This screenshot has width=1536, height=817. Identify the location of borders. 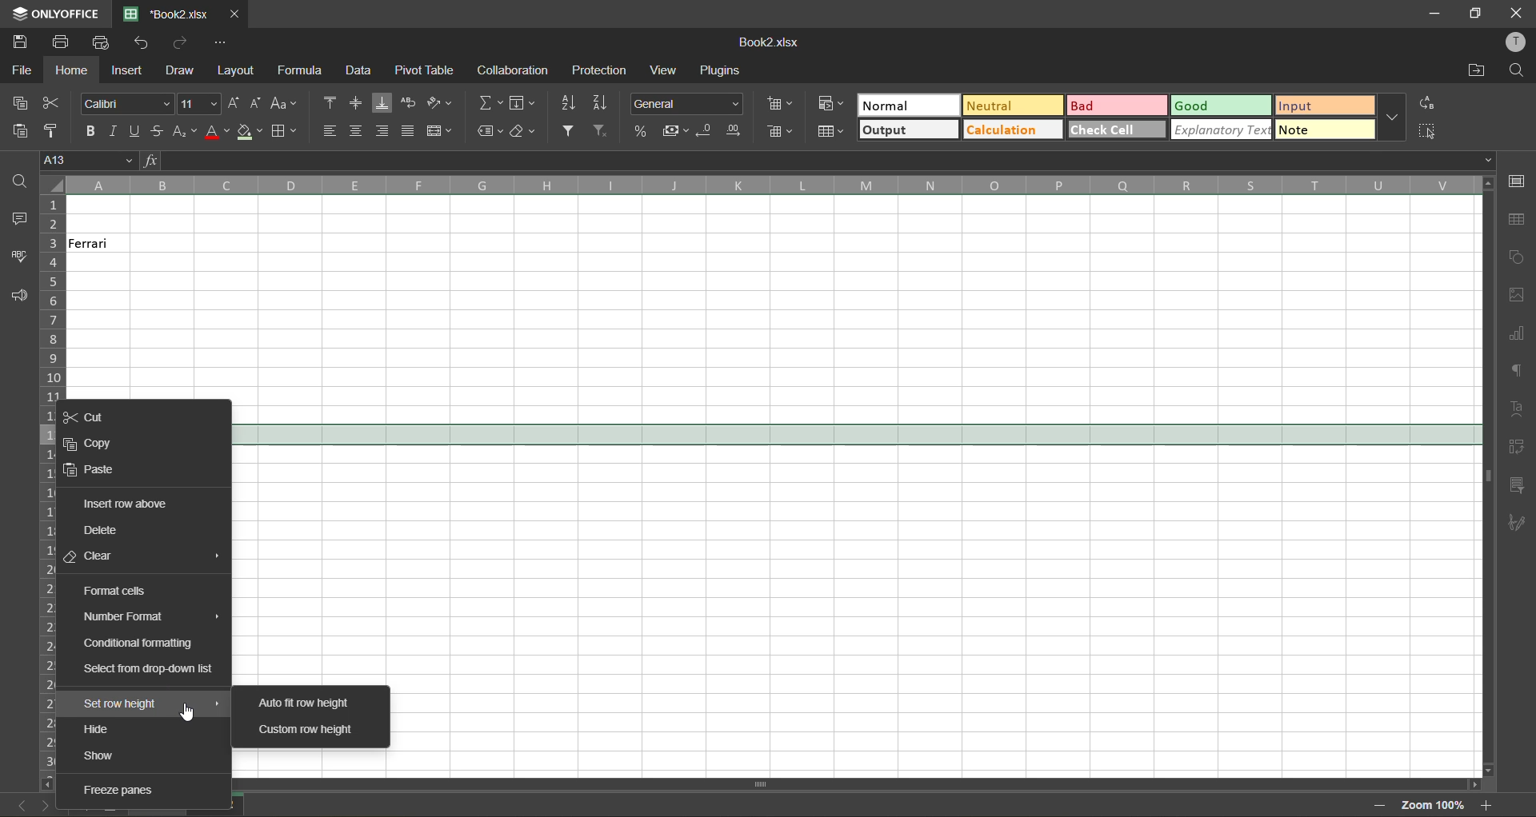
(282, 132).